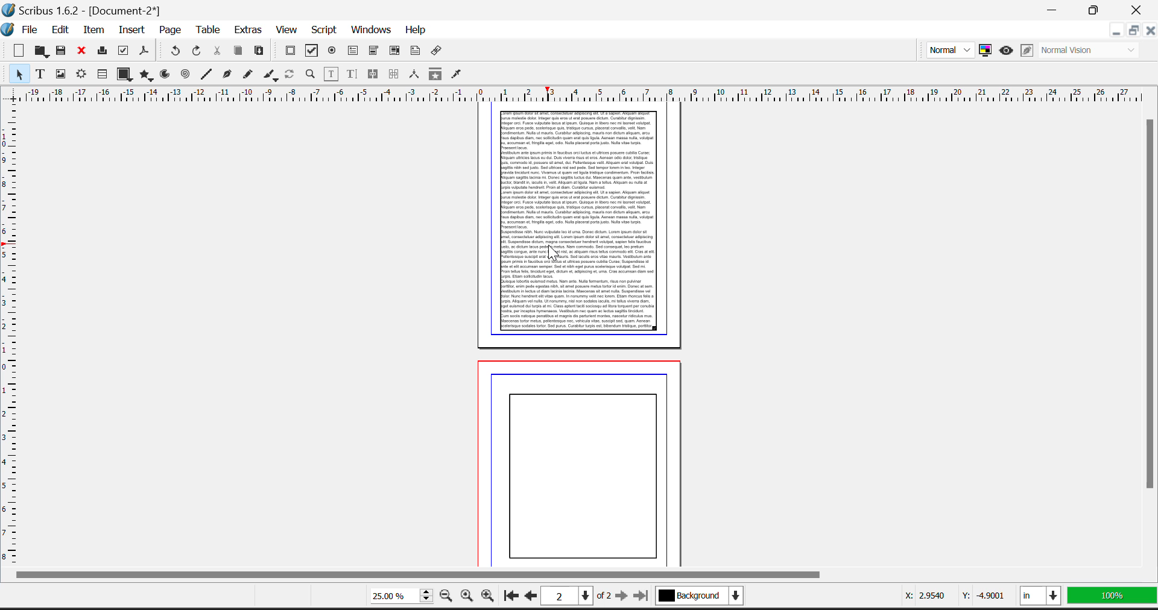 The height and width of the screenshot is (610, 1158). Describe the element at coordinates (40, 75) in the screenshot. I see `Text Frames` at that location.